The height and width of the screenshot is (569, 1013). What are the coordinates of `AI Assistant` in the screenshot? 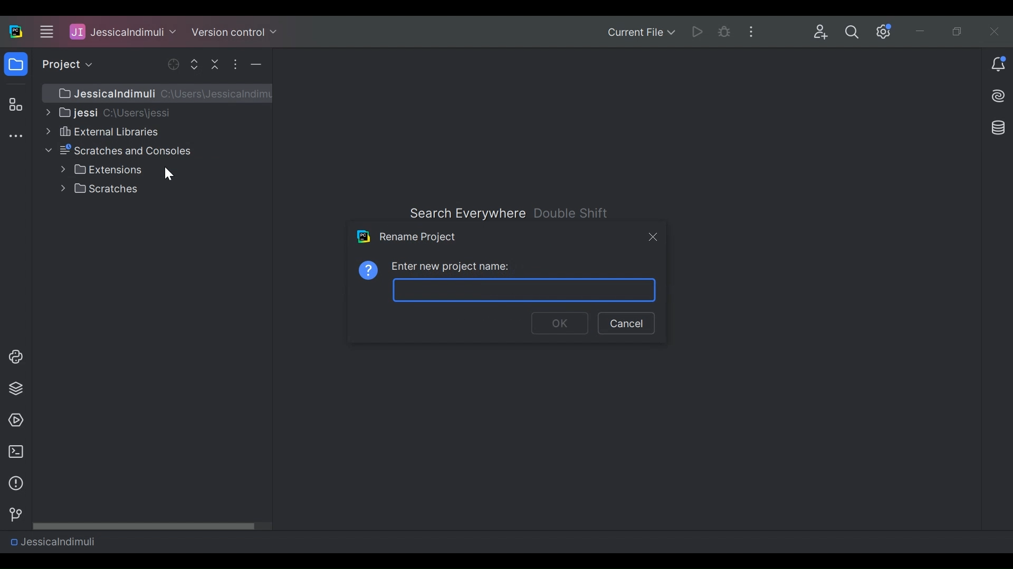 It's located at (999, 96).